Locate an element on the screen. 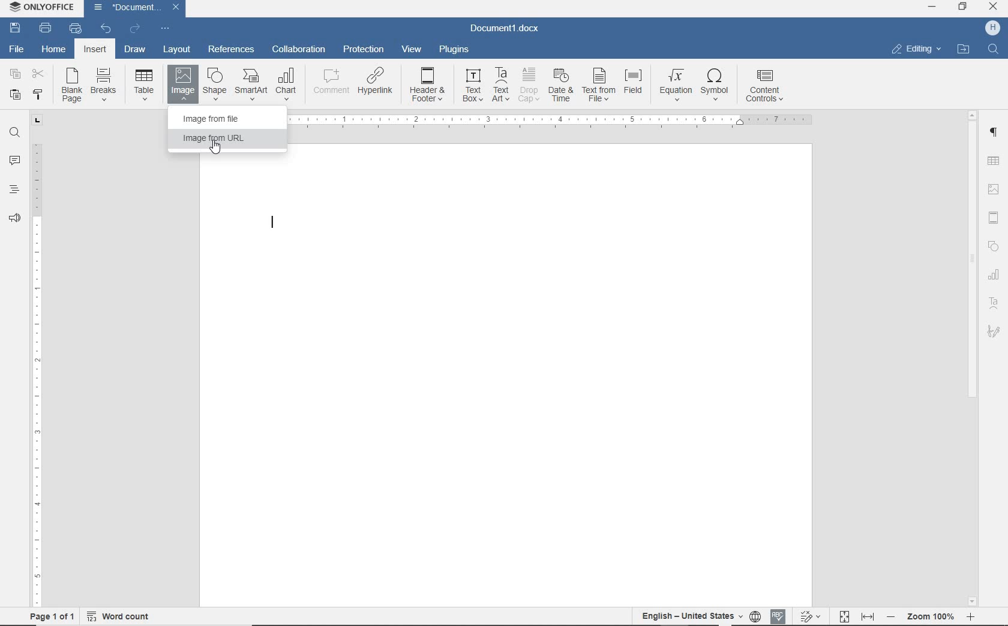 This screenshot has height=626, width=1008. comment is located at coordinates (330, 82).